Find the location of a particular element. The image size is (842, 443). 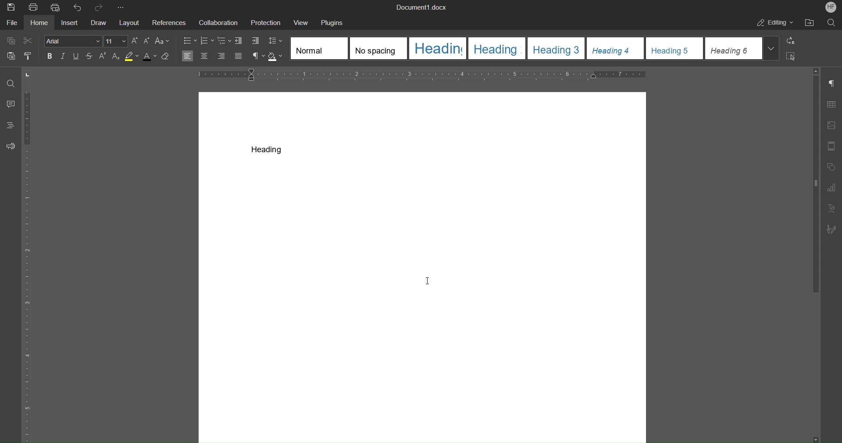

Collaboration is located at coordinates (218, 22).